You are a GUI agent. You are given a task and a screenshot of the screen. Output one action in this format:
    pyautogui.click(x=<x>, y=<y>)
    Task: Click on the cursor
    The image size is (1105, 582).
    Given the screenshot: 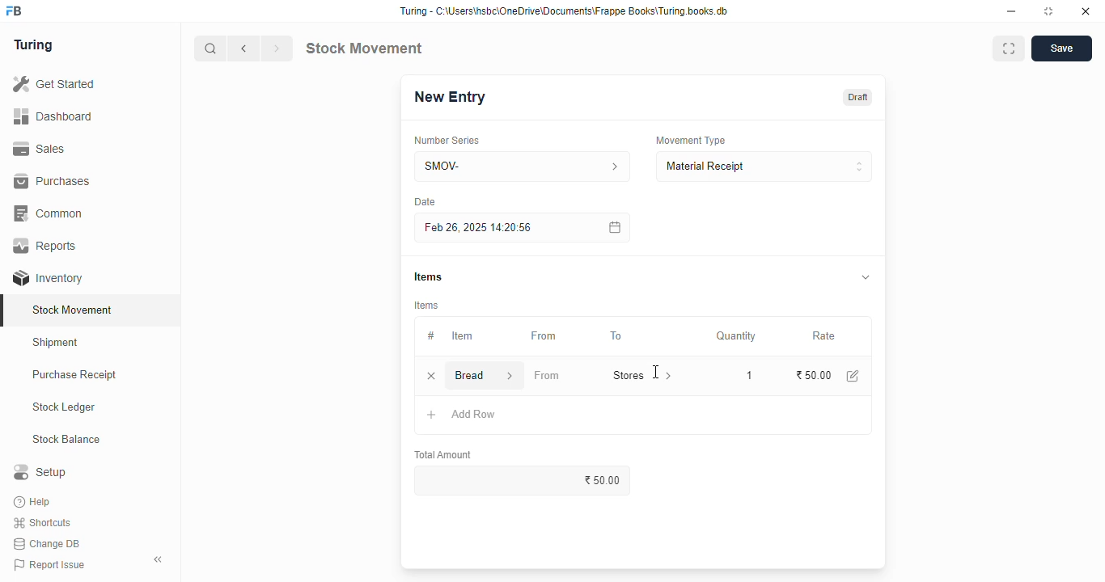 What is the action you would take?
    pyautogui.click(x=656, y=372)
    